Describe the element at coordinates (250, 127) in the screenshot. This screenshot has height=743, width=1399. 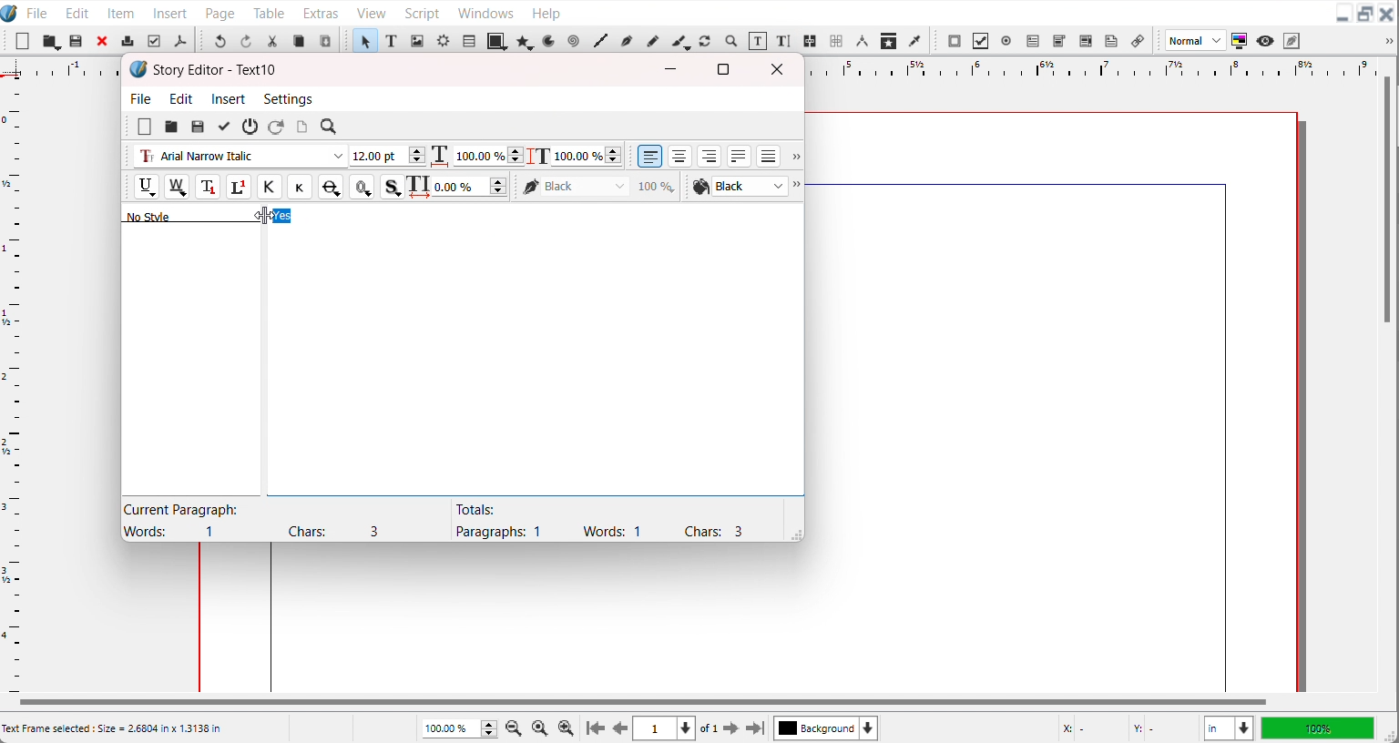
I see `Exit without updating` at that location.